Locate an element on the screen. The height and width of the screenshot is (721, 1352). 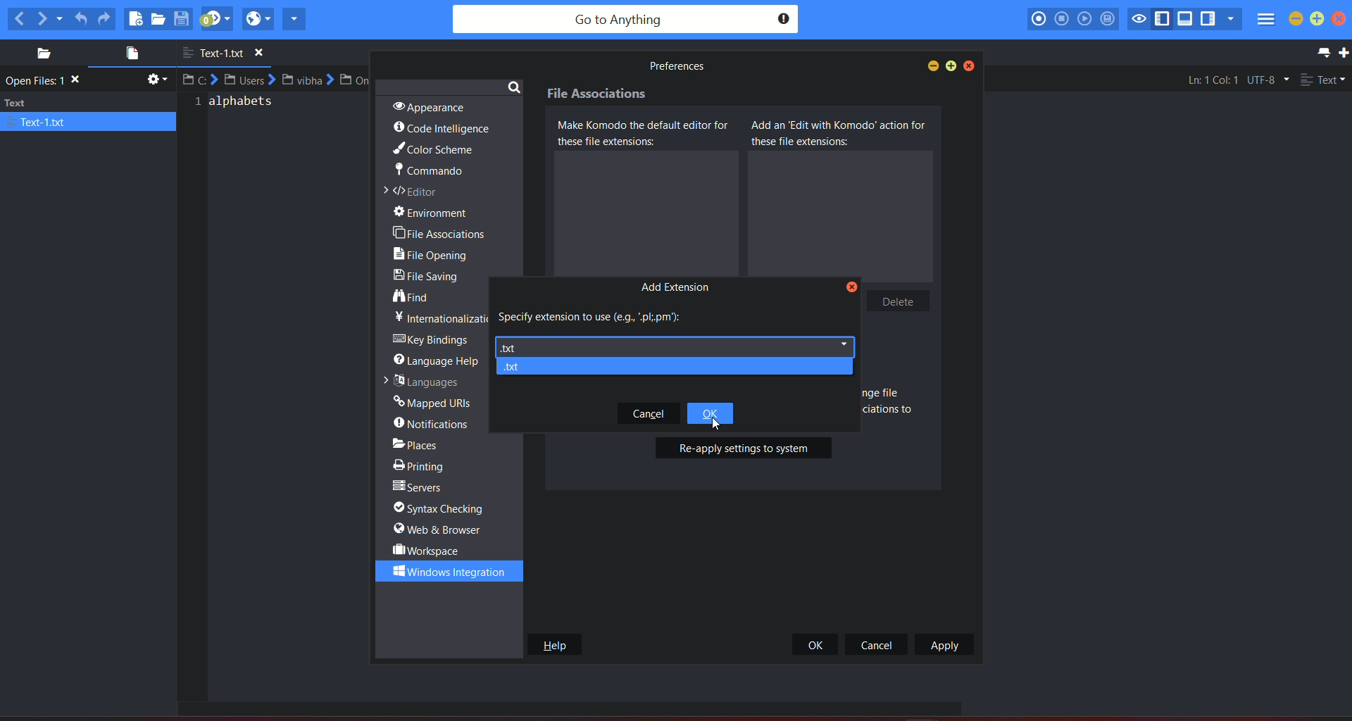
close is located at coordinates (1343, 20).